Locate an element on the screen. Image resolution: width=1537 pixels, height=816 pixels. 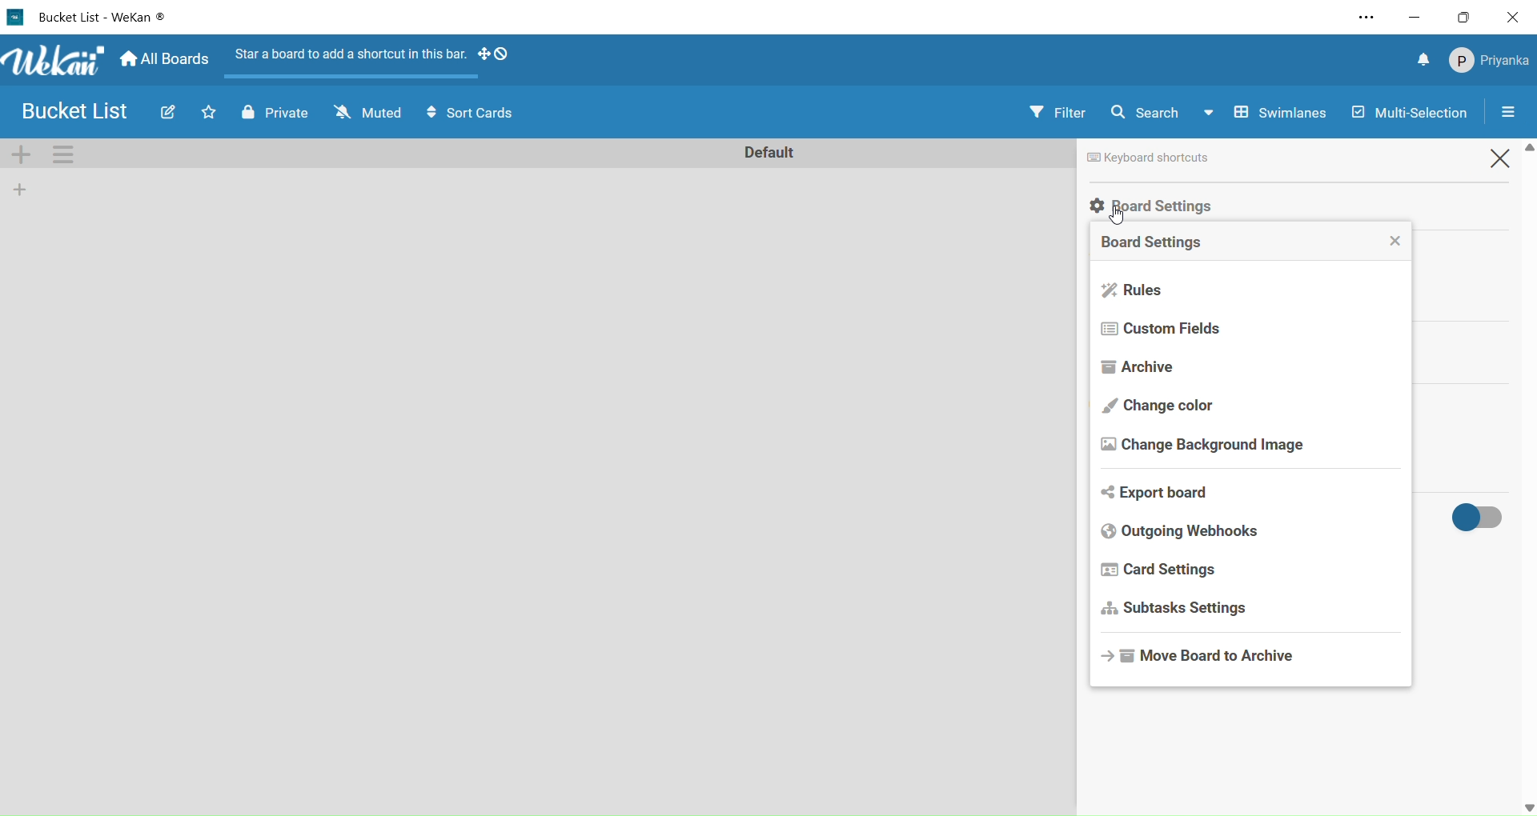
minimize is located at coordinates (1418, 18).